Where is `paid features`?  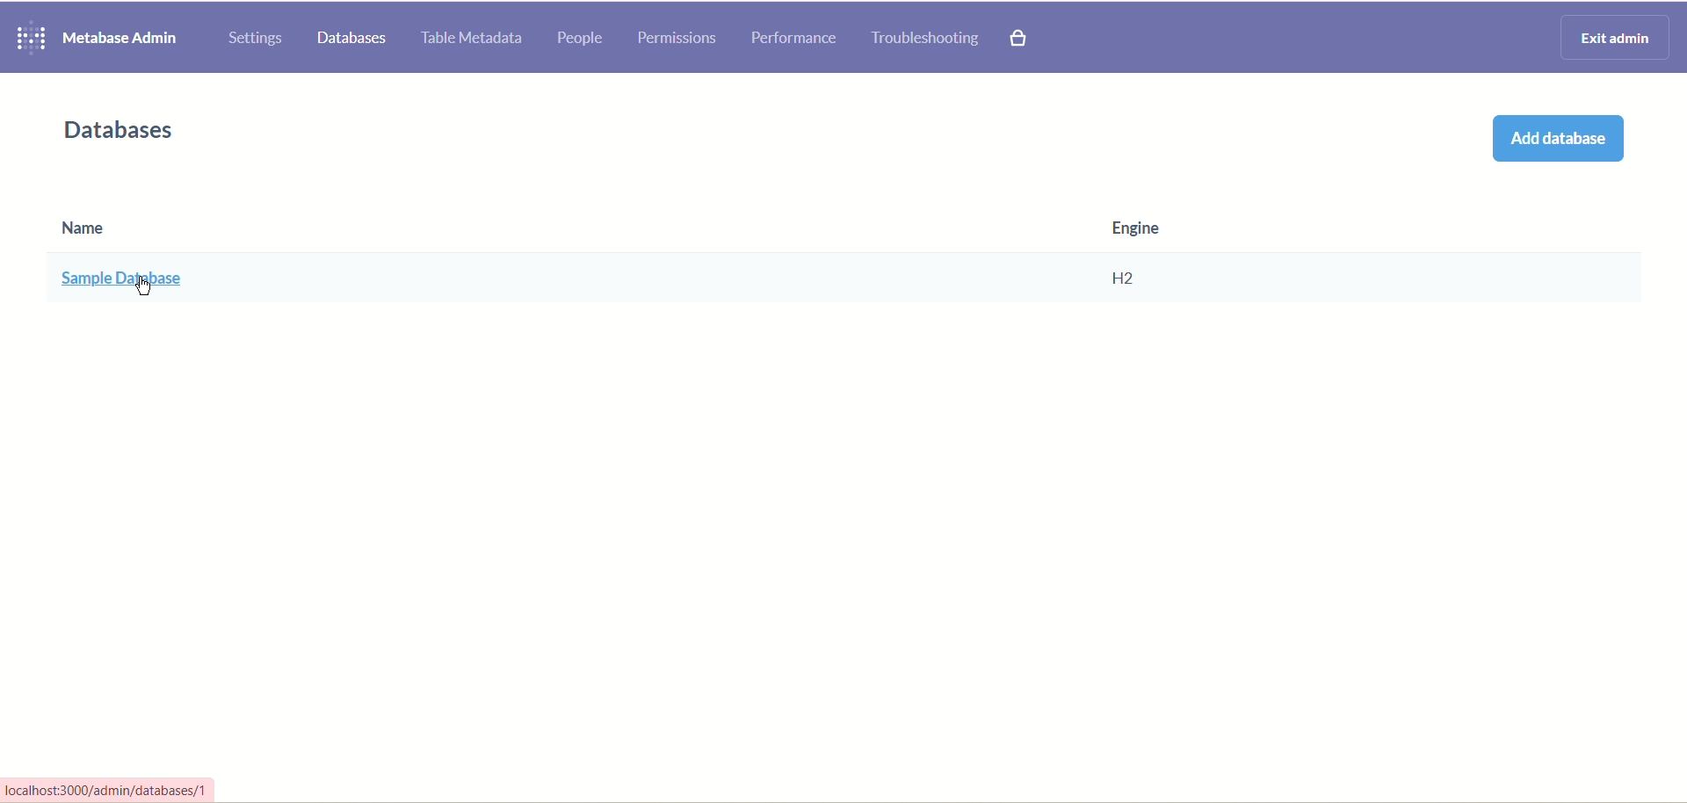
paid features is located at coordinates (1022, 41).